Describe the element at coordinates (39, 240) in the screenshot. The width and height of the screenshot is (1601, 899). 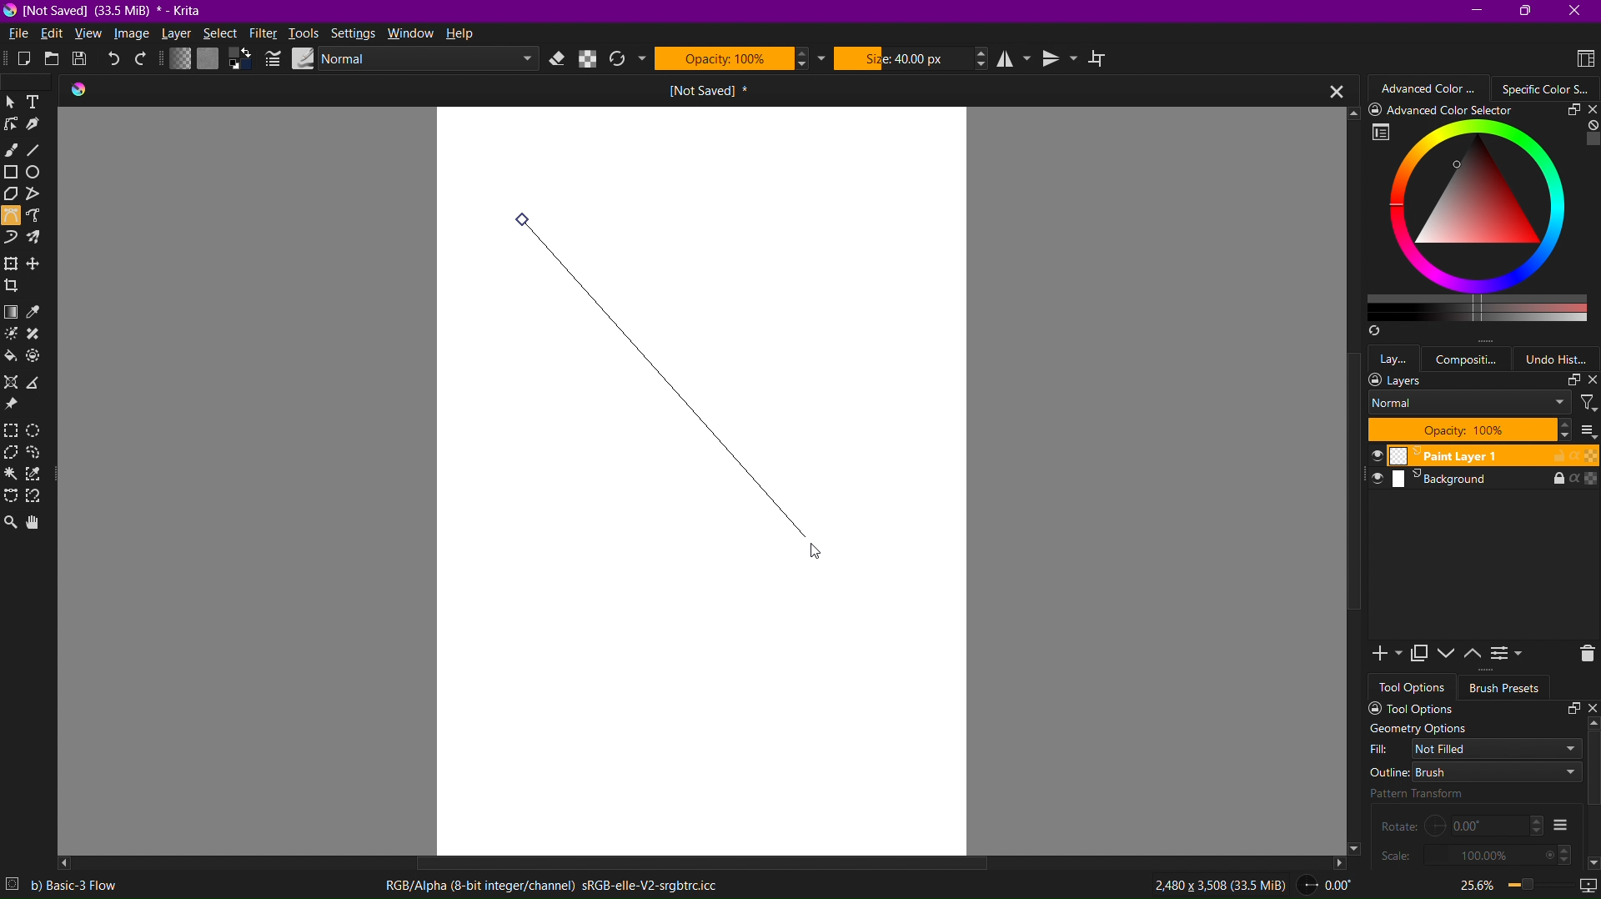
I see `Multibrush Tool` at that location.